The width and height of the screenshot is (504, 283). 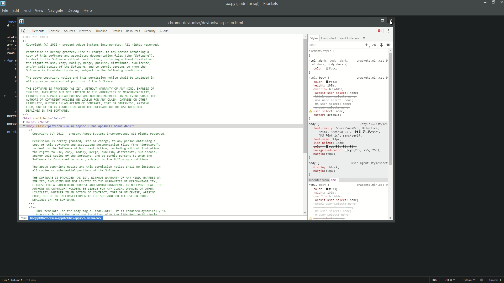 I want to click on element.style {}, so click(x=324, y=53).